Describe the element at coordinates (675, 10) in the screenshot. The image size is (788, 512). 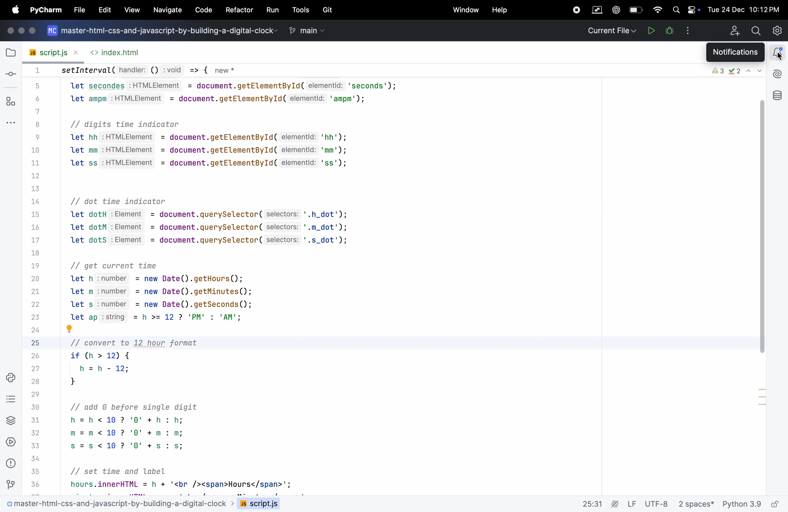
I see `search` at that location.